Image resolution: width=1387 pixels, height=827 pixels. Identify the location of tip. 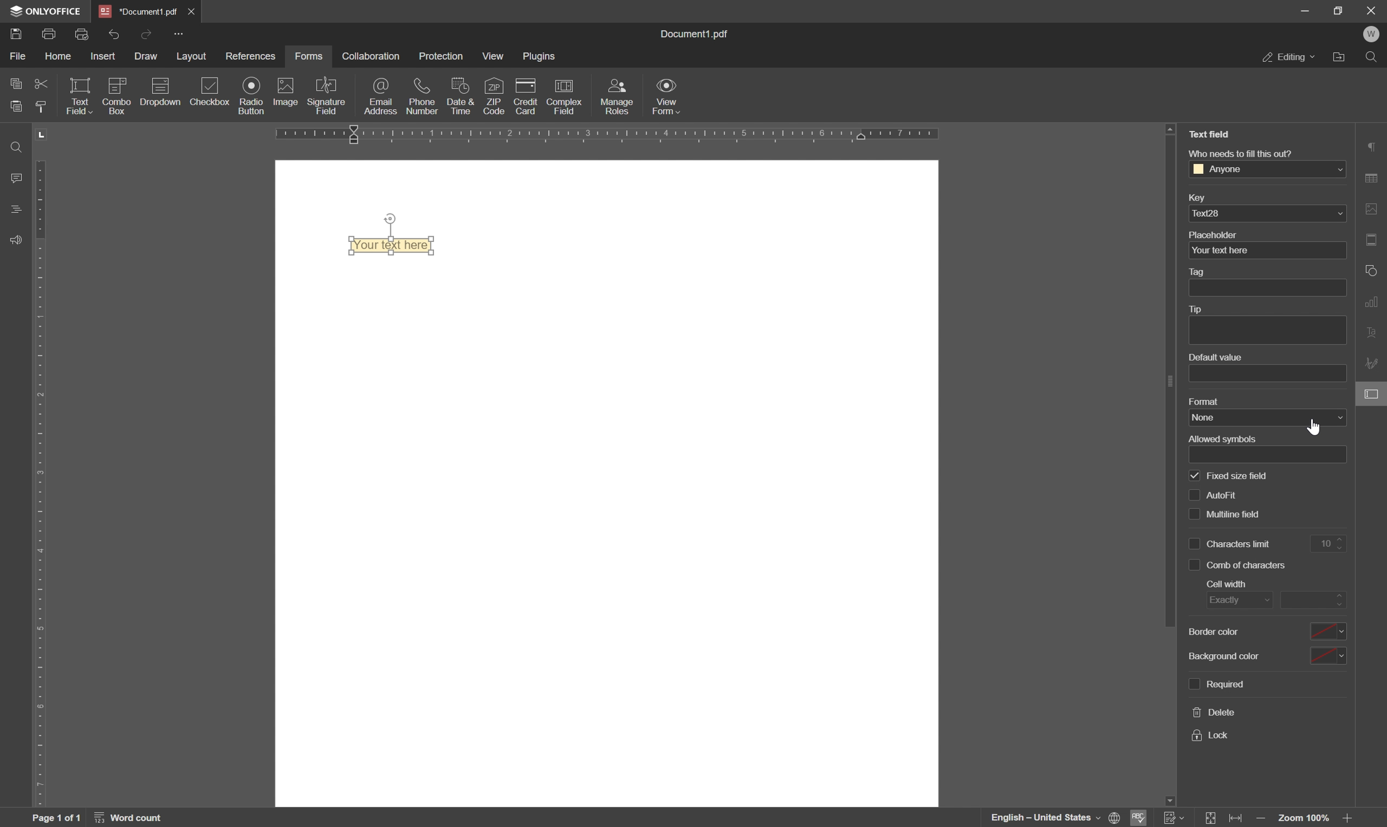
(1197, 309).